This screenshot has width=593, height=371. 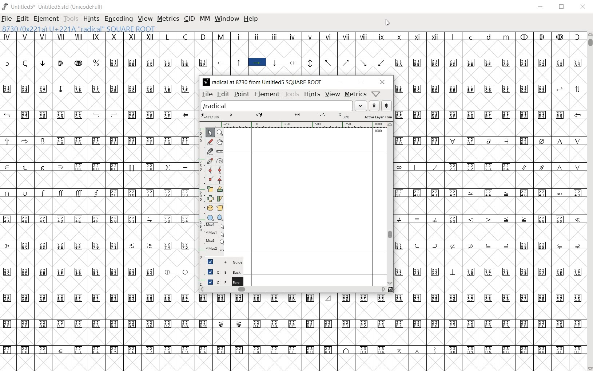 I want to click on tools, so click(x=291, y=94).